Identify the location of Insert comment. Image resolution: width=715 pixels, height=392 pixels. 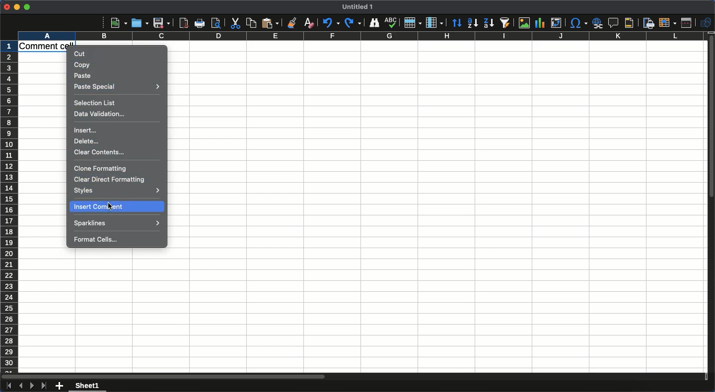
(613, 22).